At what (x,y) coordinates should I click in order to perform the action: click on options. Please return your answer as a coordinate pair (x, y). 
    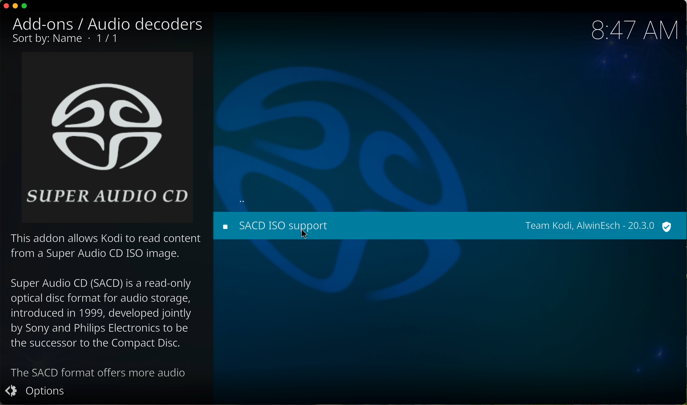
    Looking at the image, I should click on (36, 395).